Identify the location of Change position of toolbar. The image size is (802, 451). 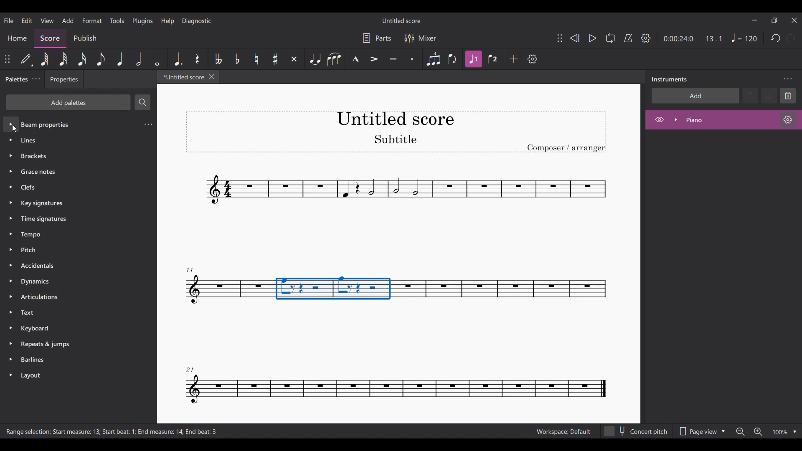
(560, 38).